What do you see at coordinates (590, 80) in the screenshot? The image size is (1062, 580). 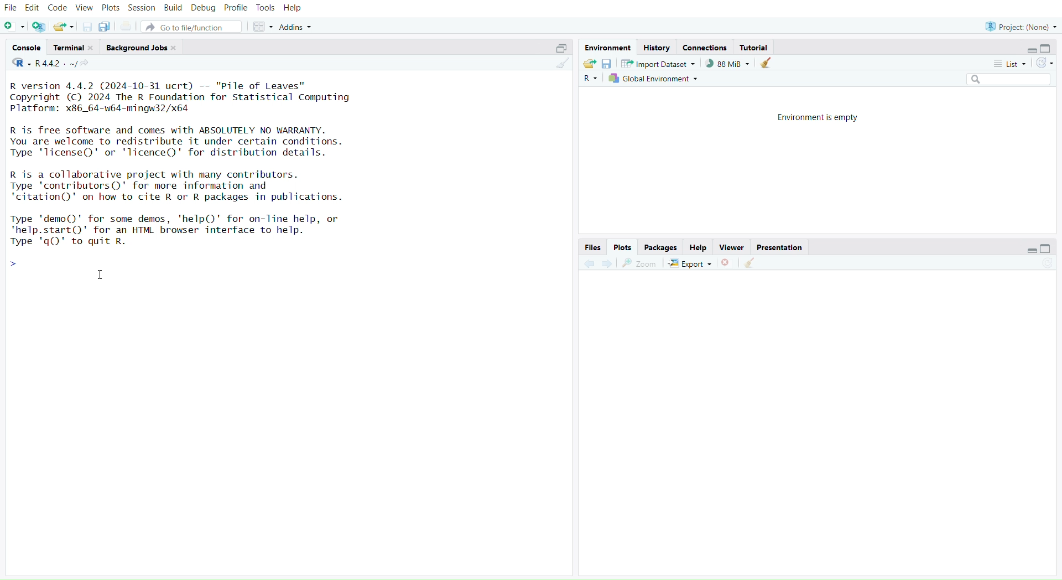 I see `R` at bounding box center [590, 80].